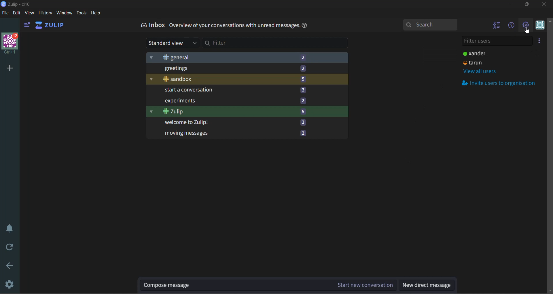 The width and height of the screenshot is (553, 294). What do you see at coordinates (430, 25) in the screenshot?
I see `search` at bounding box center [430, 25].